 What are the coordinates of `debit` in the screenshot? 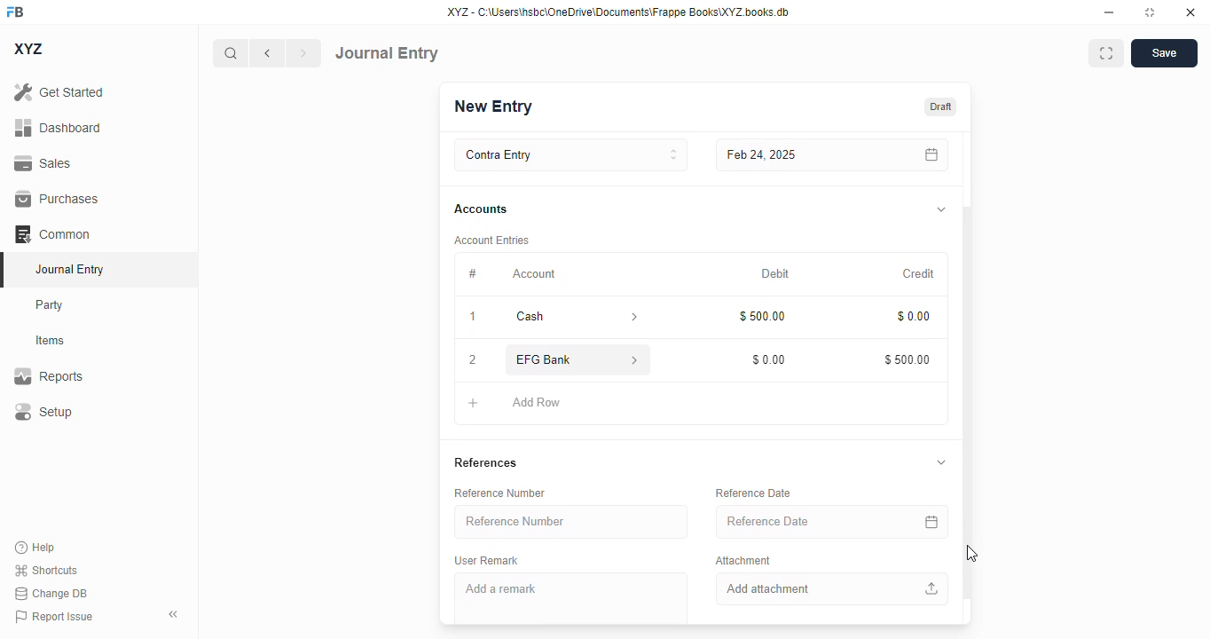 It's located at (774, 274).